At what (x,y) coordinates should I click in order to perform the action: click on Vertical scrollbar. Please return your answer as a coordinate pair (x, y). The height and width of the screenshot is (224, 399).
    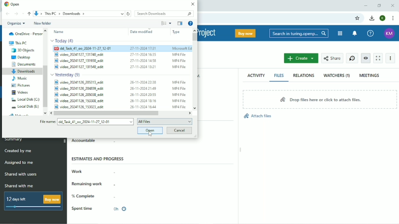
    Looking at the image, I should click on (45, 86).